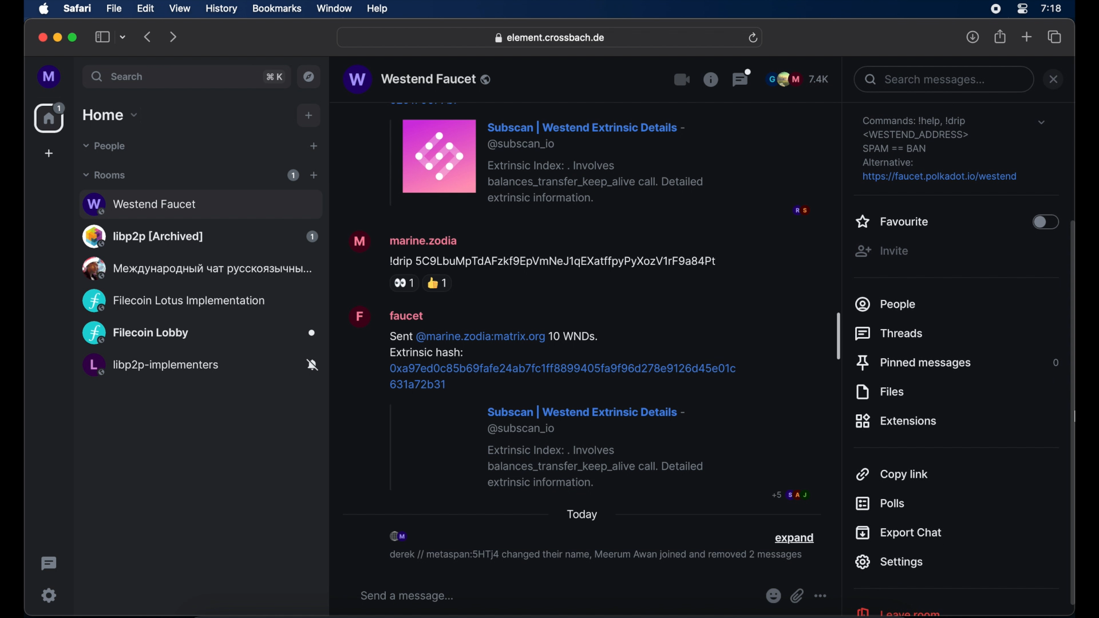 The height and width of the screenshot is (618, 1099). I want to click on message, so click(597, 160).